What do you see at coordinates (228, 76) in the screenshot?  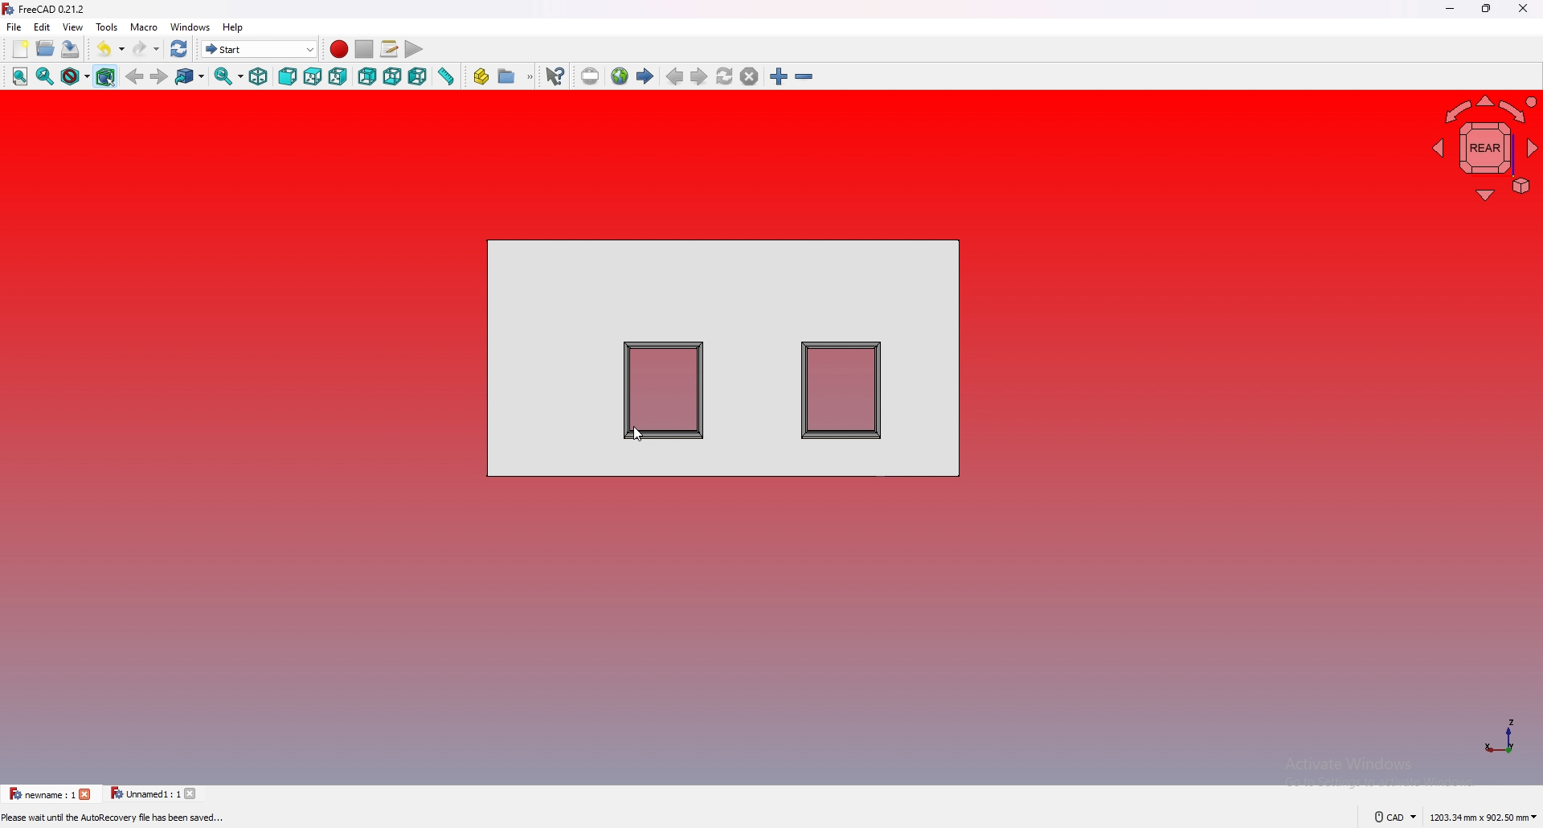 I see `synced view` at bounding box center [228, 76].